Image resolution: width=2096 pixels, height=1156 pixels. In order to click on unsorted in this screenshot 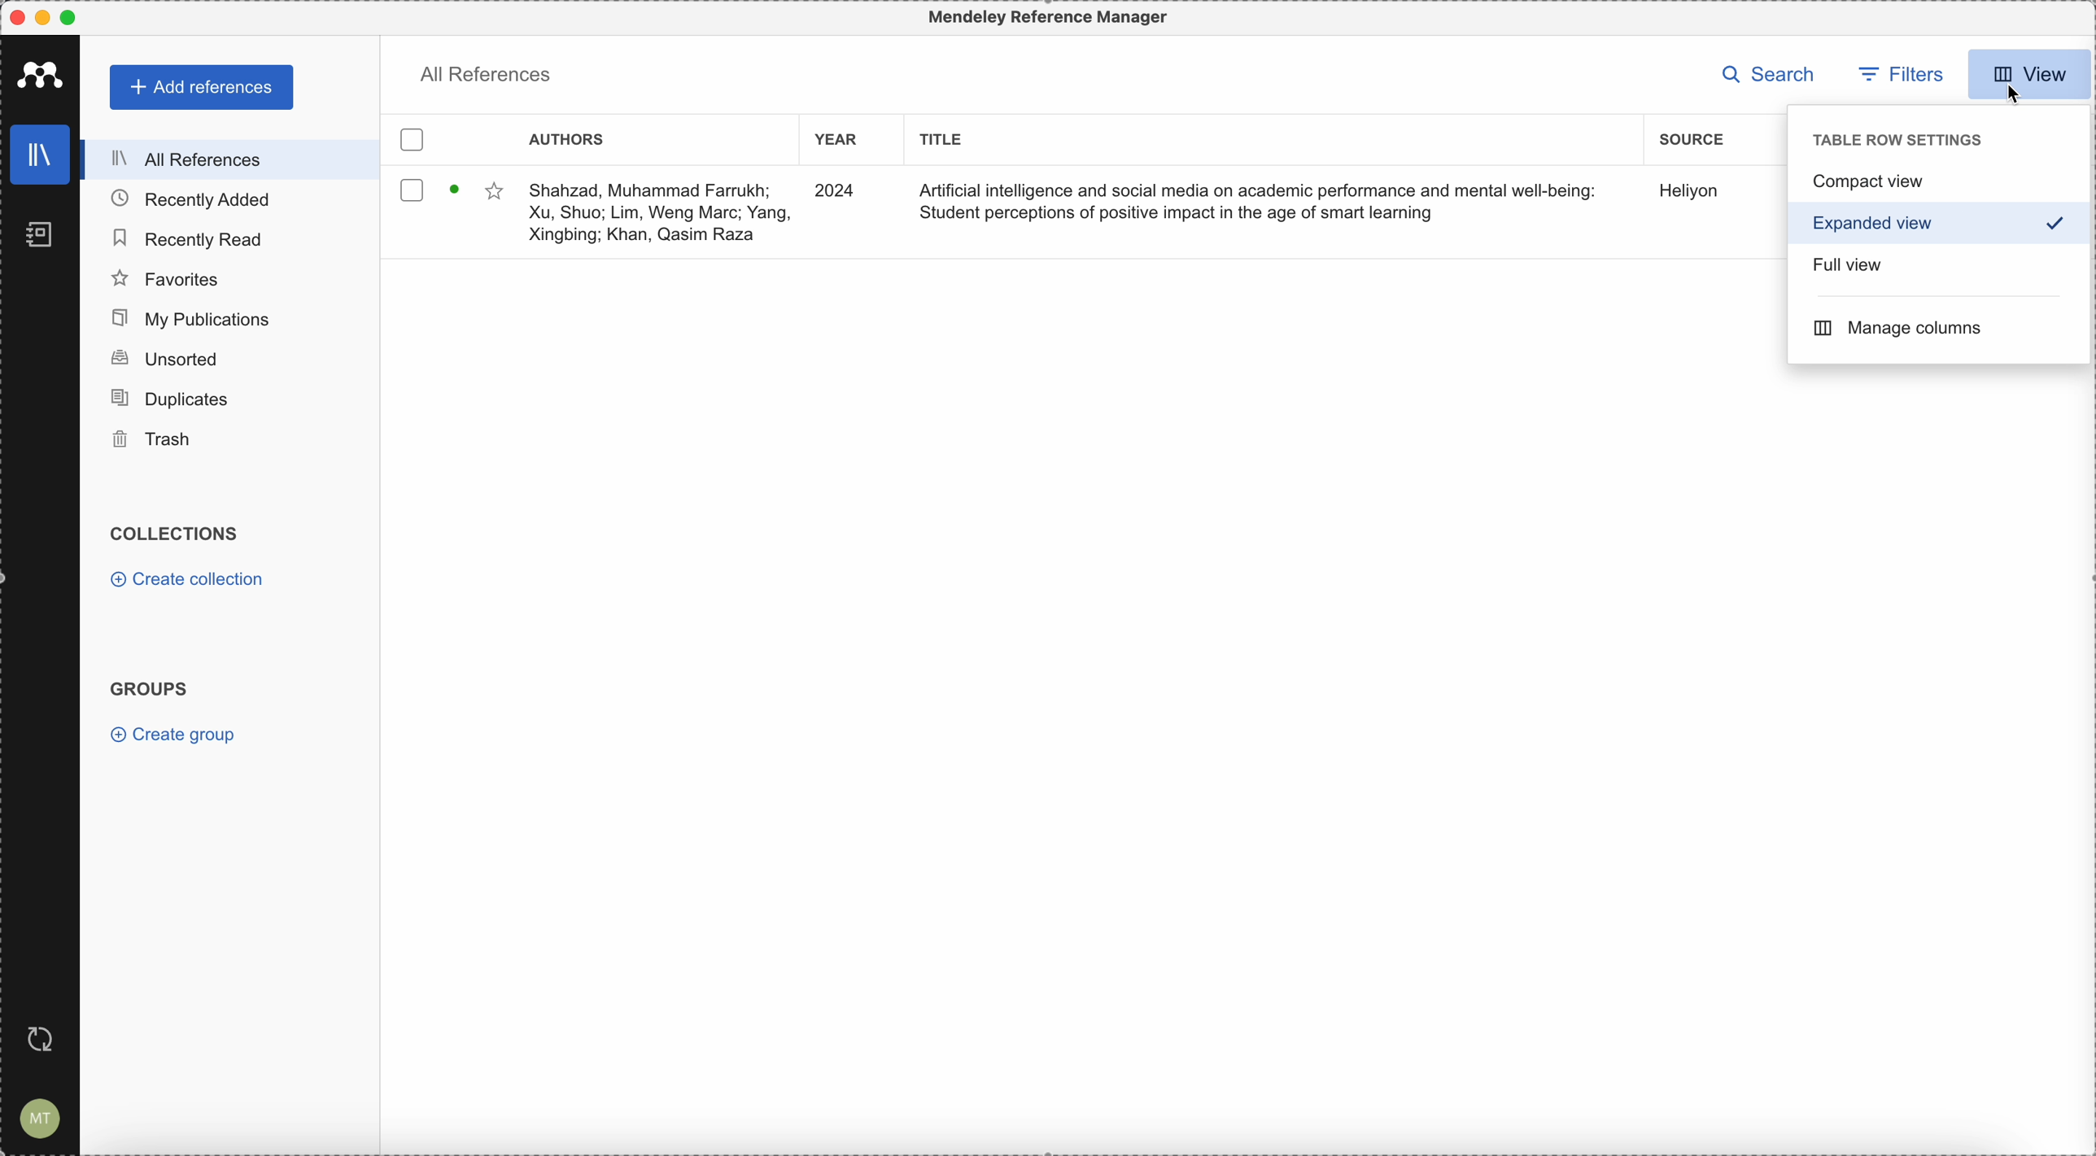, I will do `click(164, 356)`.